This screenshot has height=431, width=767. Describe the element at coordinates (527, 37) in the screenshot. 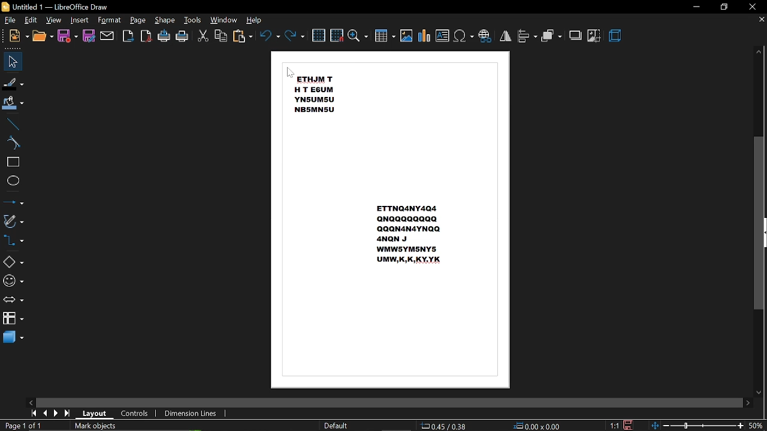

I see `align` at that location.